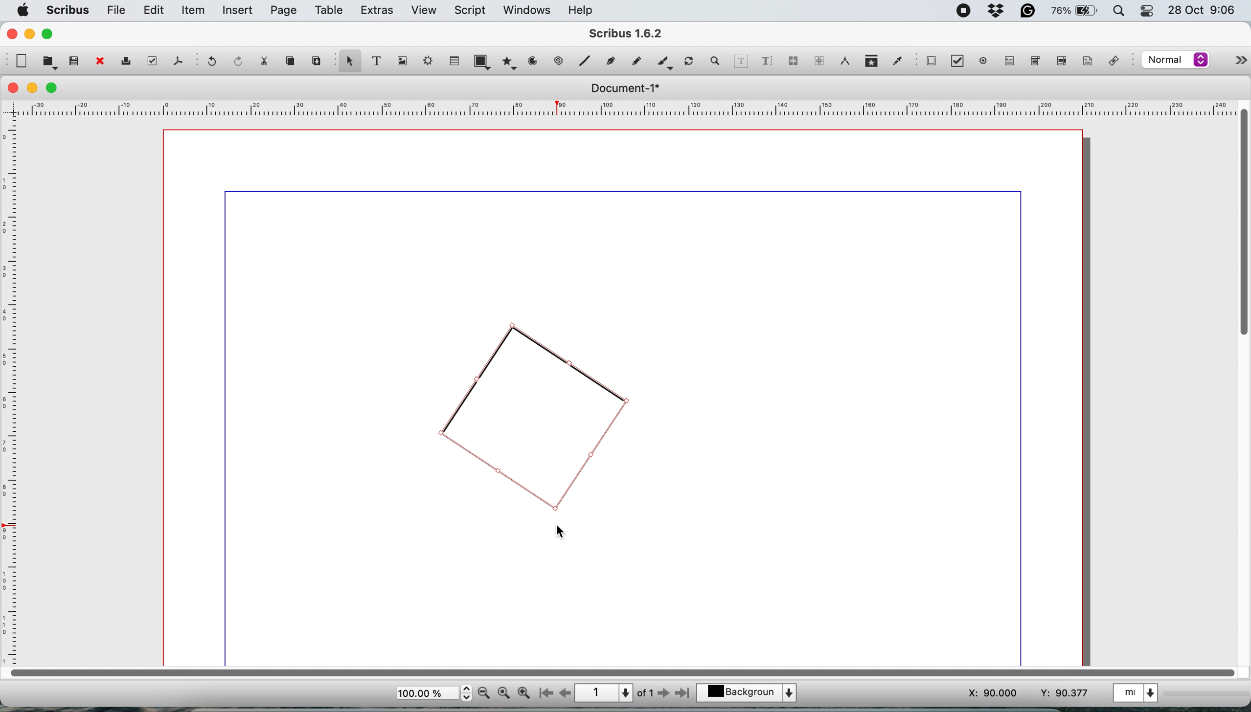 The height and width of the screenshot is (712, 1251). Describe the element at coordinates (269, 63) in the screenshot. I see `cut` at that location.